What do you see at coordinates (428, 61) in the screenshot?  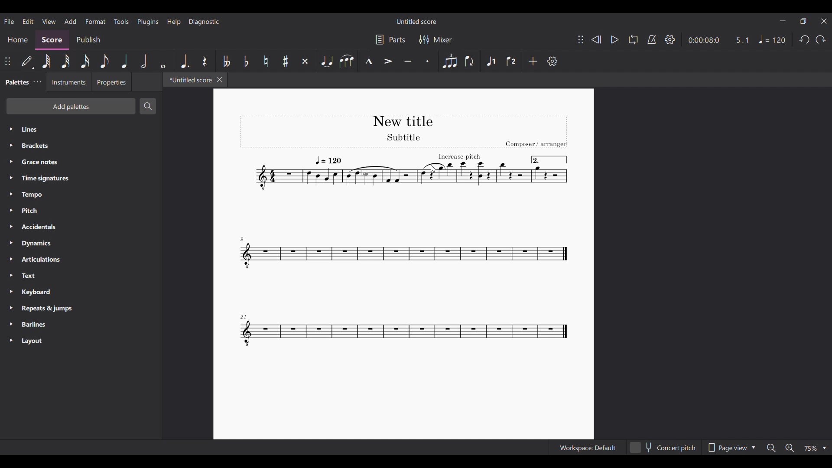 I see `Staccato` at bounding box center [428, 61].